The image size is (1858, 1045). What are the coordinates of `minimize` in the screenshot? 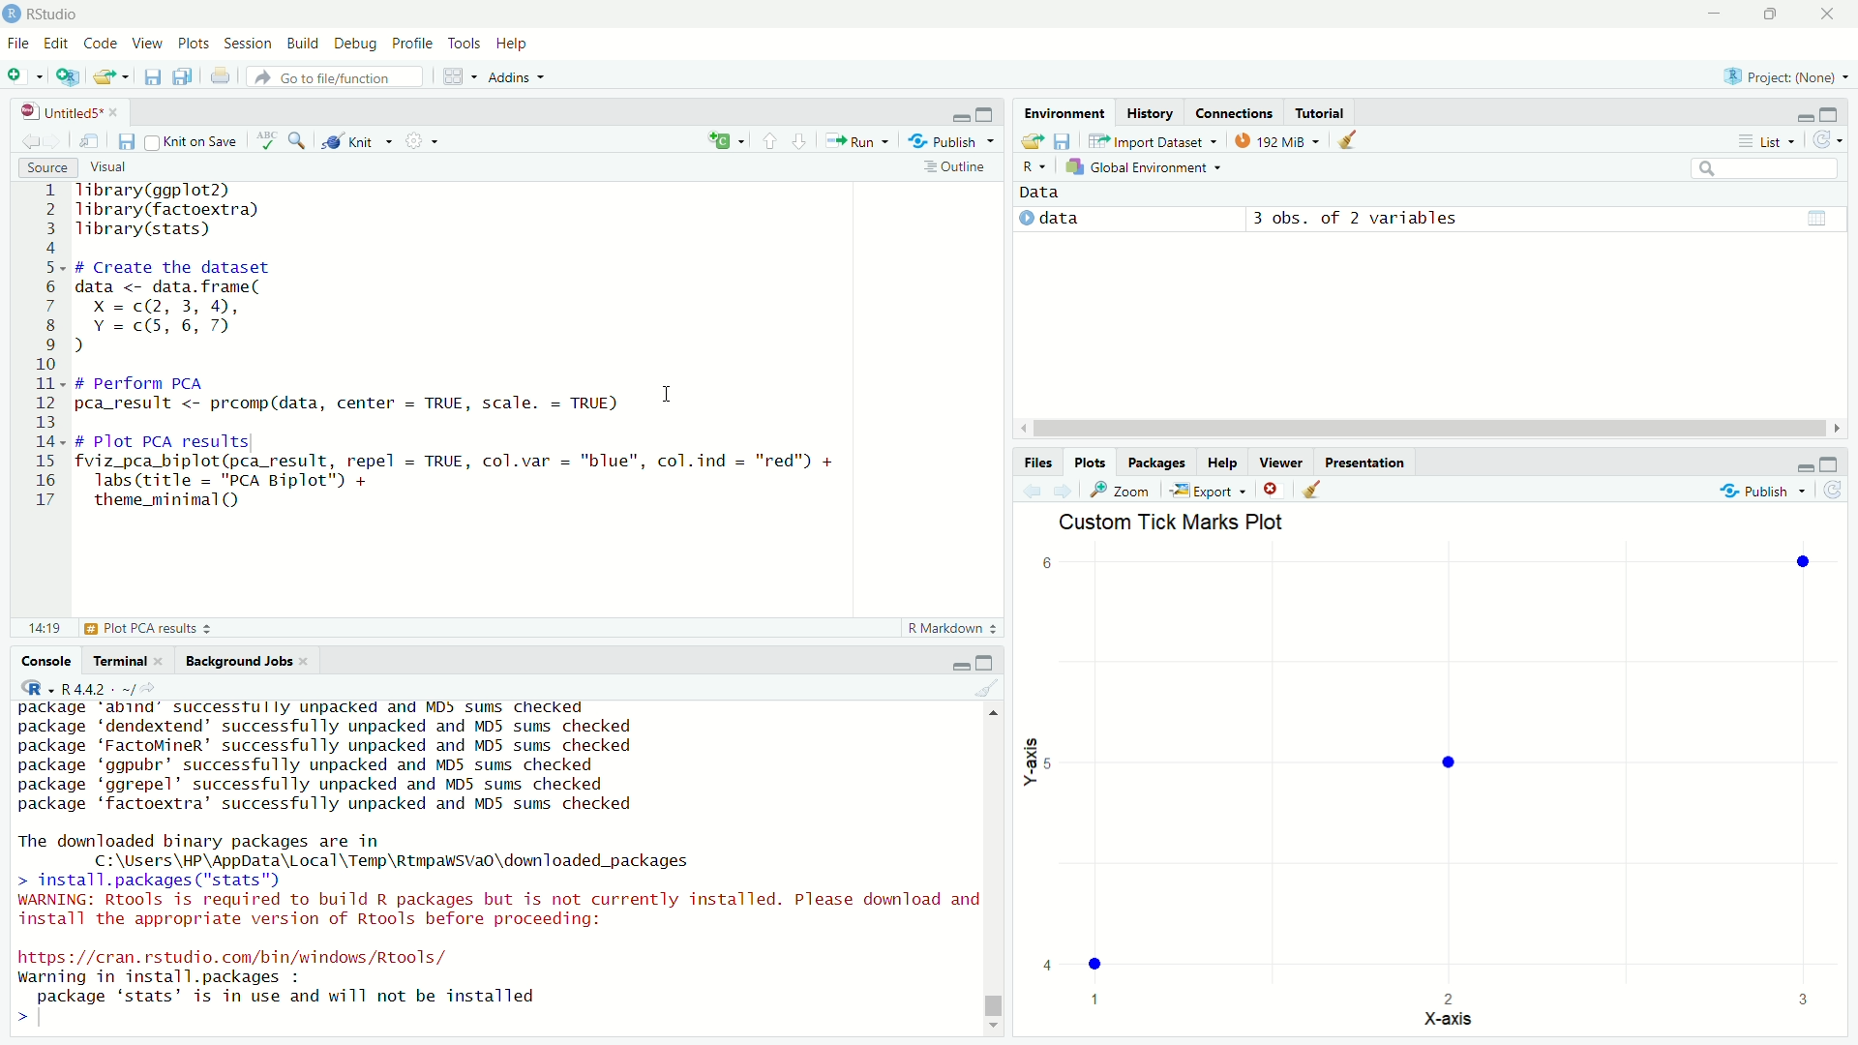 It's located at (960, 662).